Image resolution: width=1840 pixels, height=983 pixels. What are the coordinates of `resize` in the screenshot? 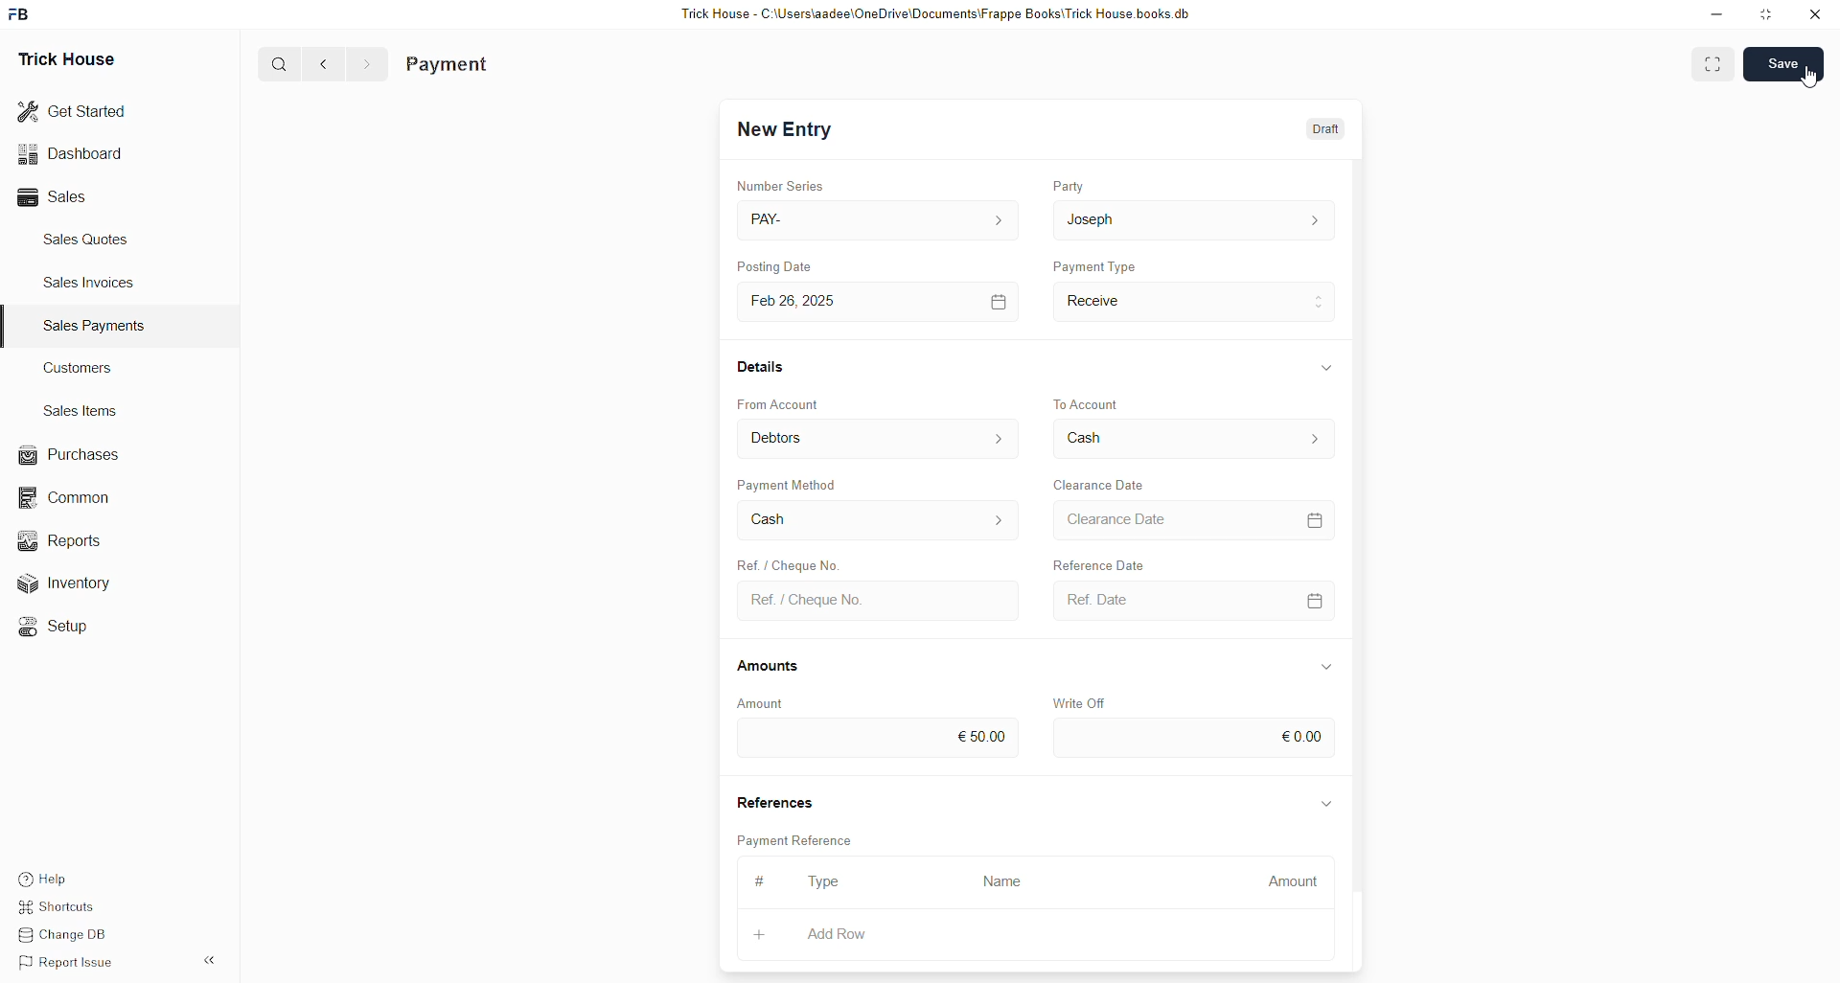 It's located at (1767, 14).